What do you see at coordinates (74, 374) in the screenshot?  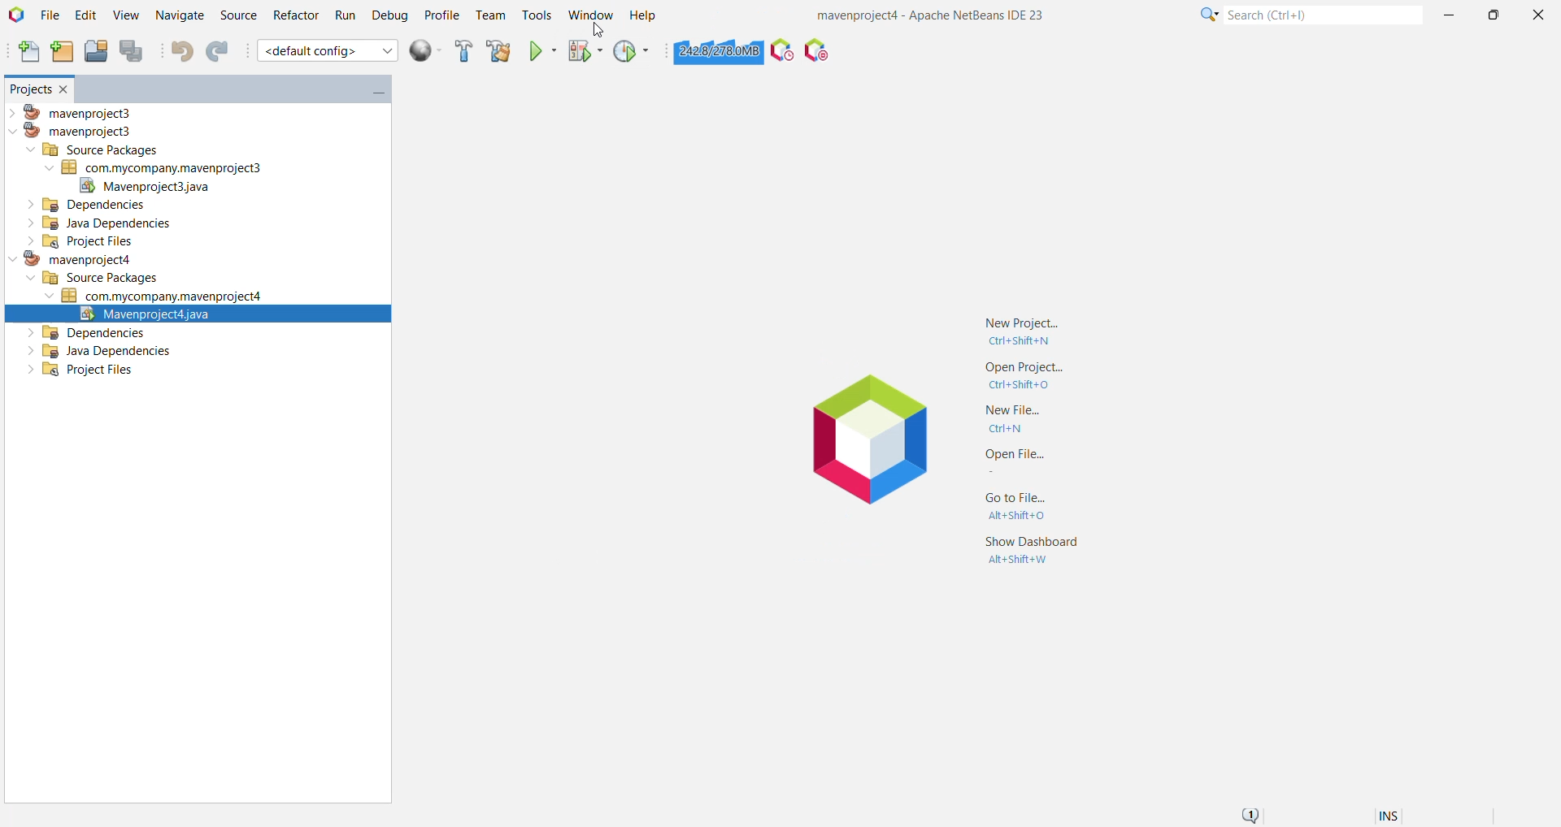 I see `Project Files` at bounding box center [74, 374].